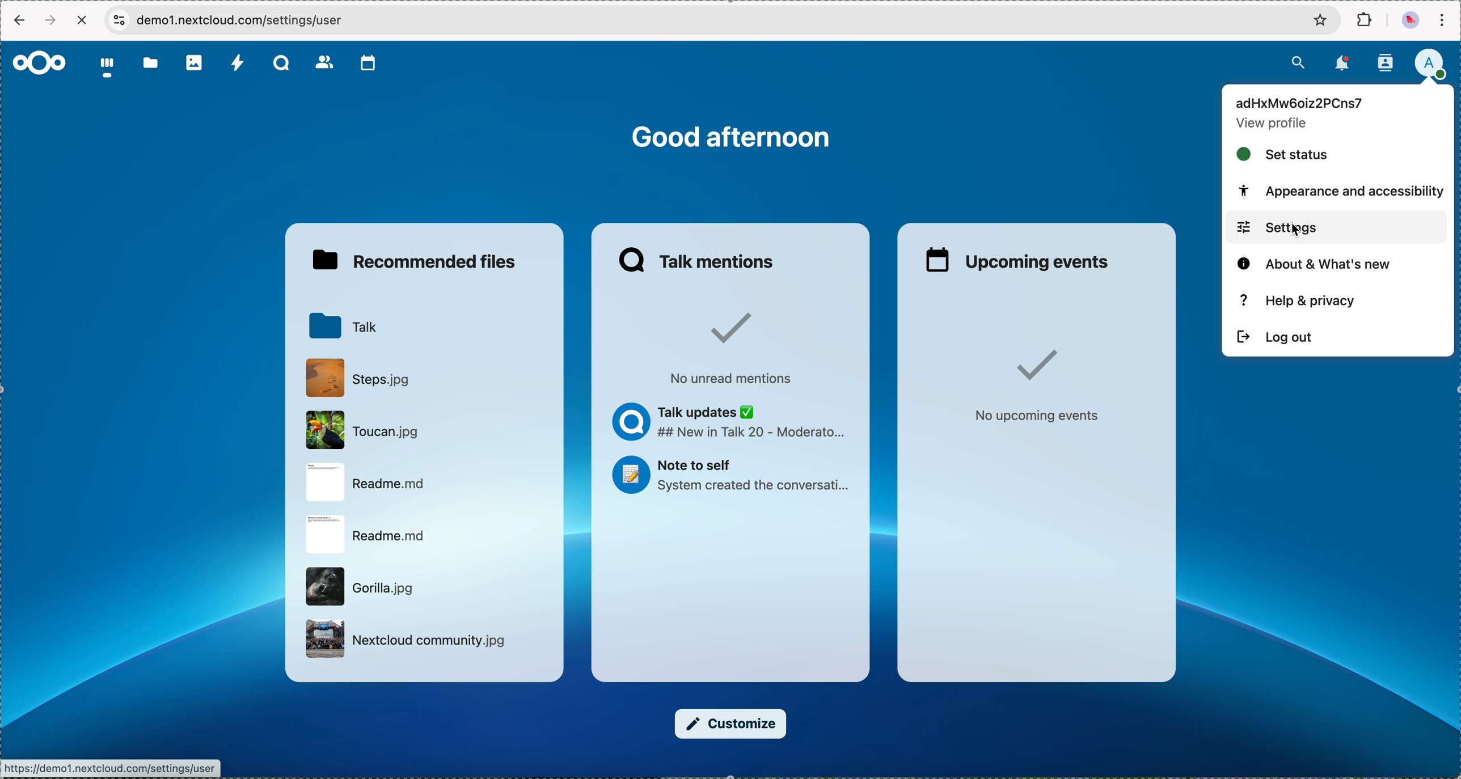 The image size is (1461, 779). What do you see at coordinates (1409, 21) in the screenshot?
I see `profile picture` at bounding box center [1409, 21].